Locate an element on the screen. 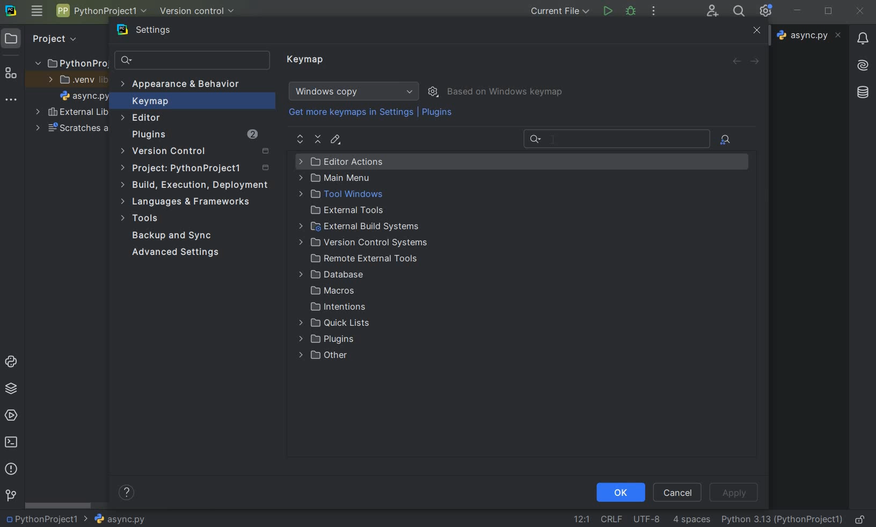 This screenshot has height=527, width=876. ok is located at coordinates (620, 492).